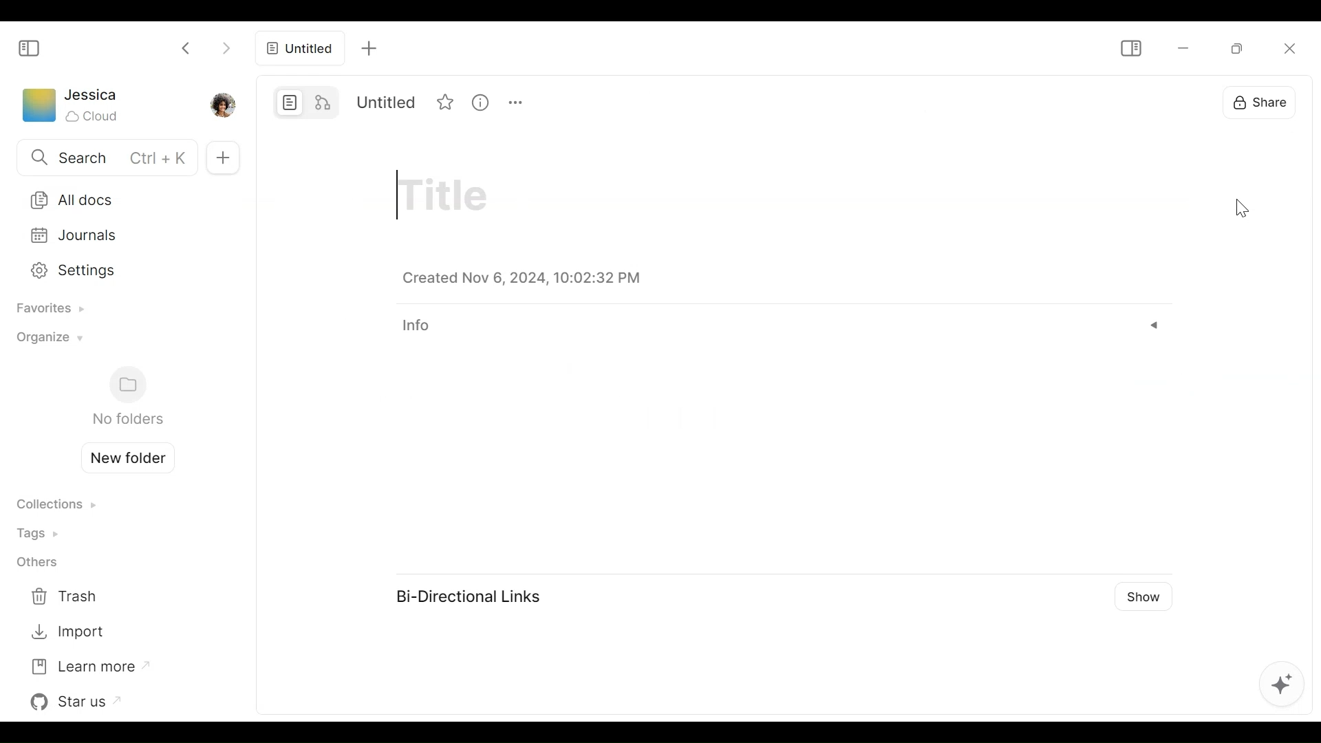 This screenshot has width=1321, height=743. What do you see at coordinates (89, 665) in the screenshot?
I see `Learn more` at bounding box center [89, 665].